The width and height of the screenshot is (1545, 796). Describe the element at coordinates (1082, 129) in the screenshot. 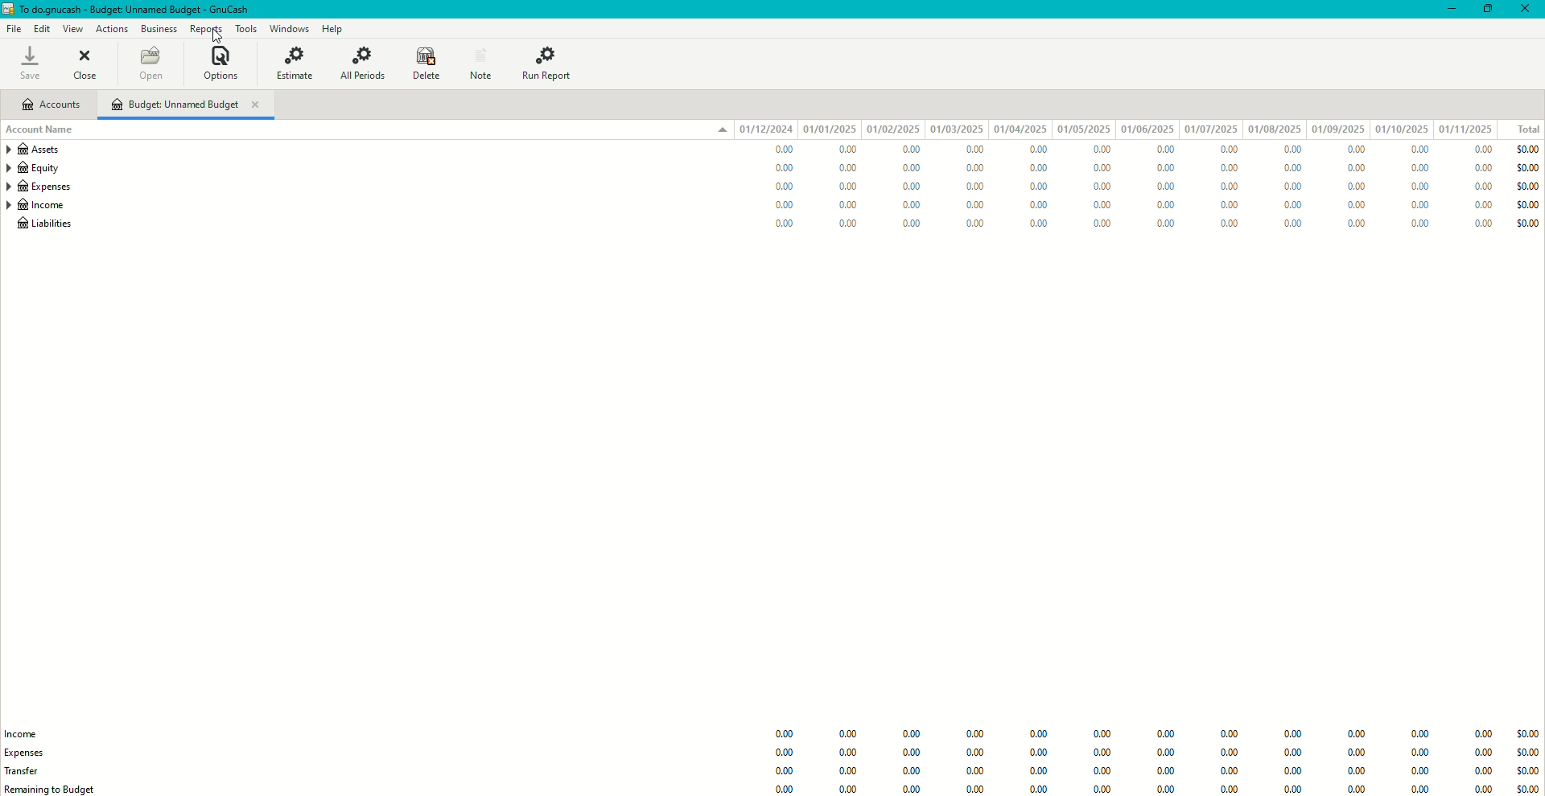

I see `01/05/2025` at that location.